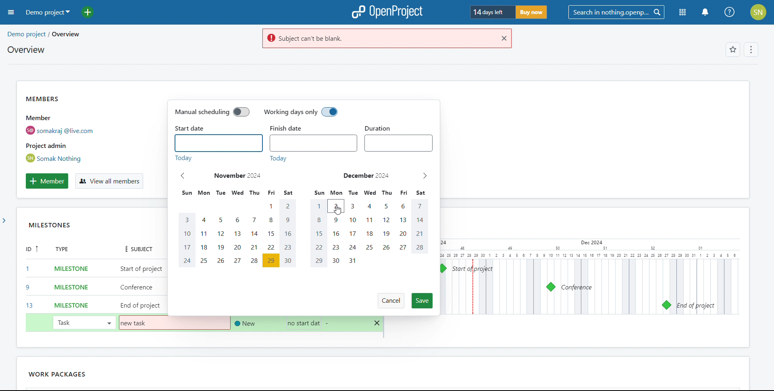 This screenshot has width=774, height=391. I want to click on subject added, so click(136, 323).